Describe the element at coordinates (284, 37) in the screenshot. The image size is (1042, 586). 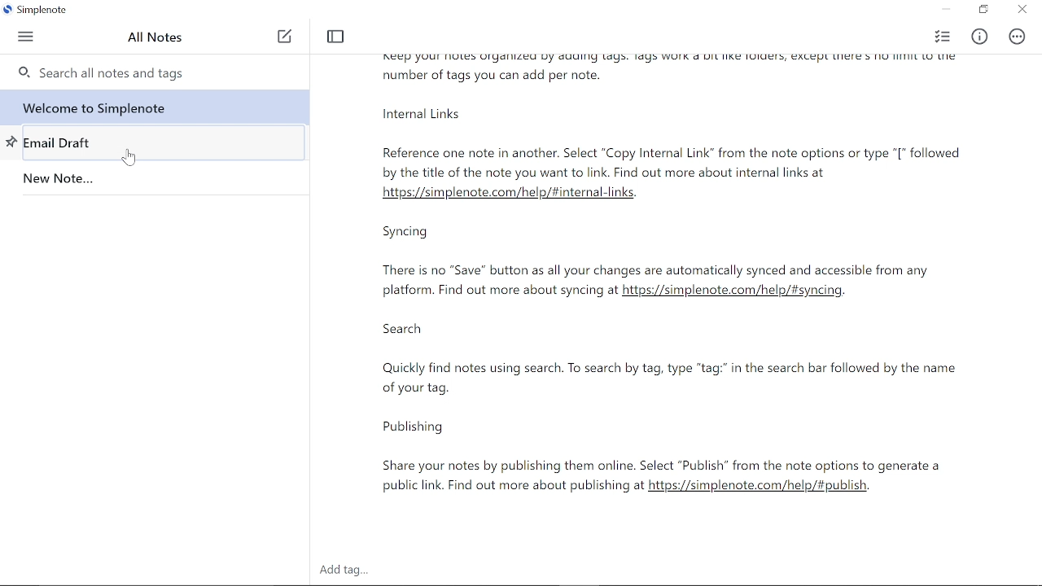
I see `Add note` at that location.